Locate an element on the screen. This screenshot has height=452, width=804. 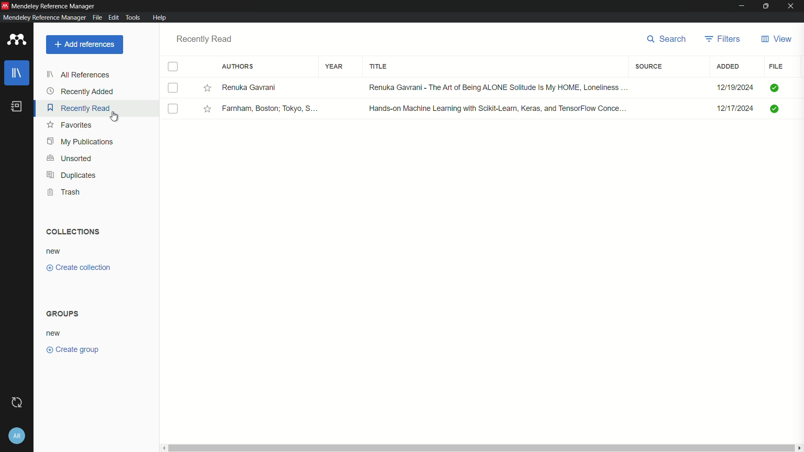
title is located at coordinates (379, 67).